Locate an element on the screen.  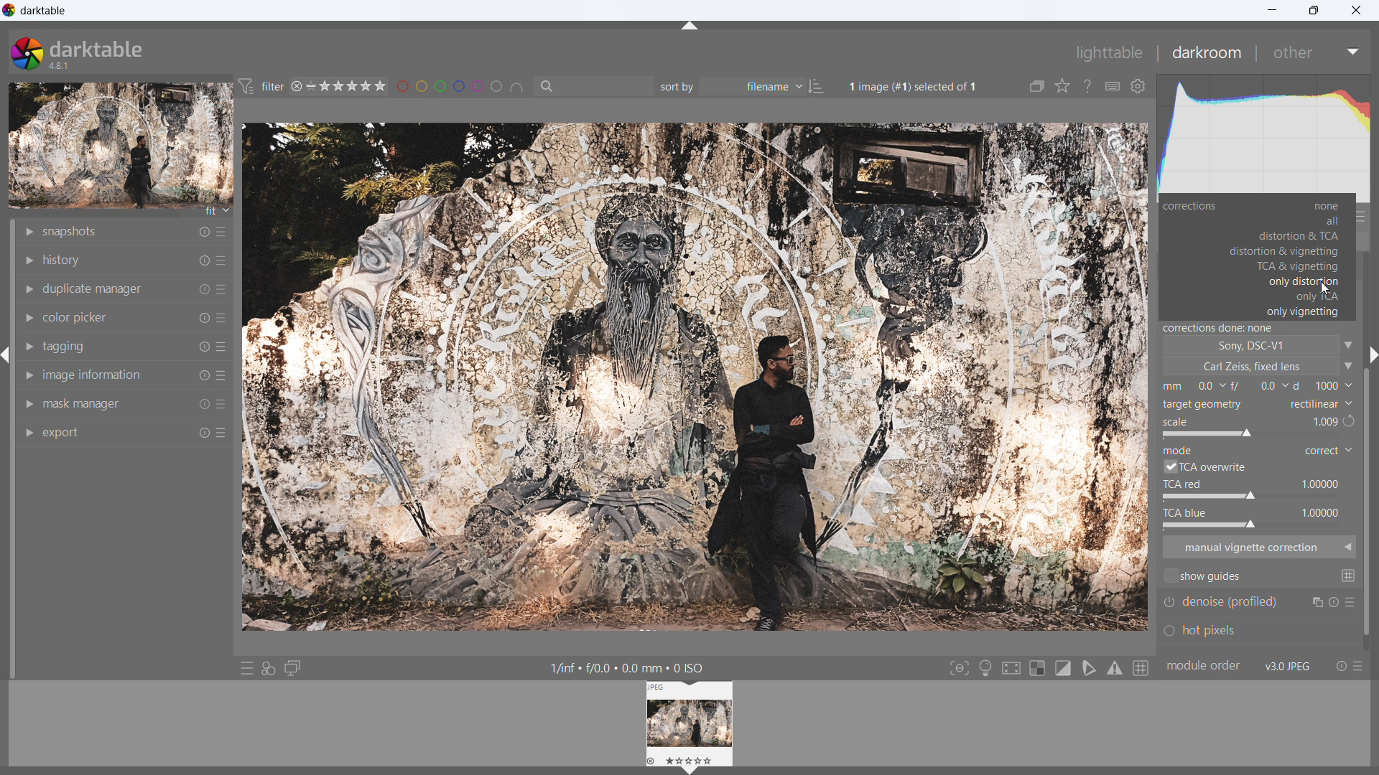
manual vignette correction is located at coordinates (1259, 548).